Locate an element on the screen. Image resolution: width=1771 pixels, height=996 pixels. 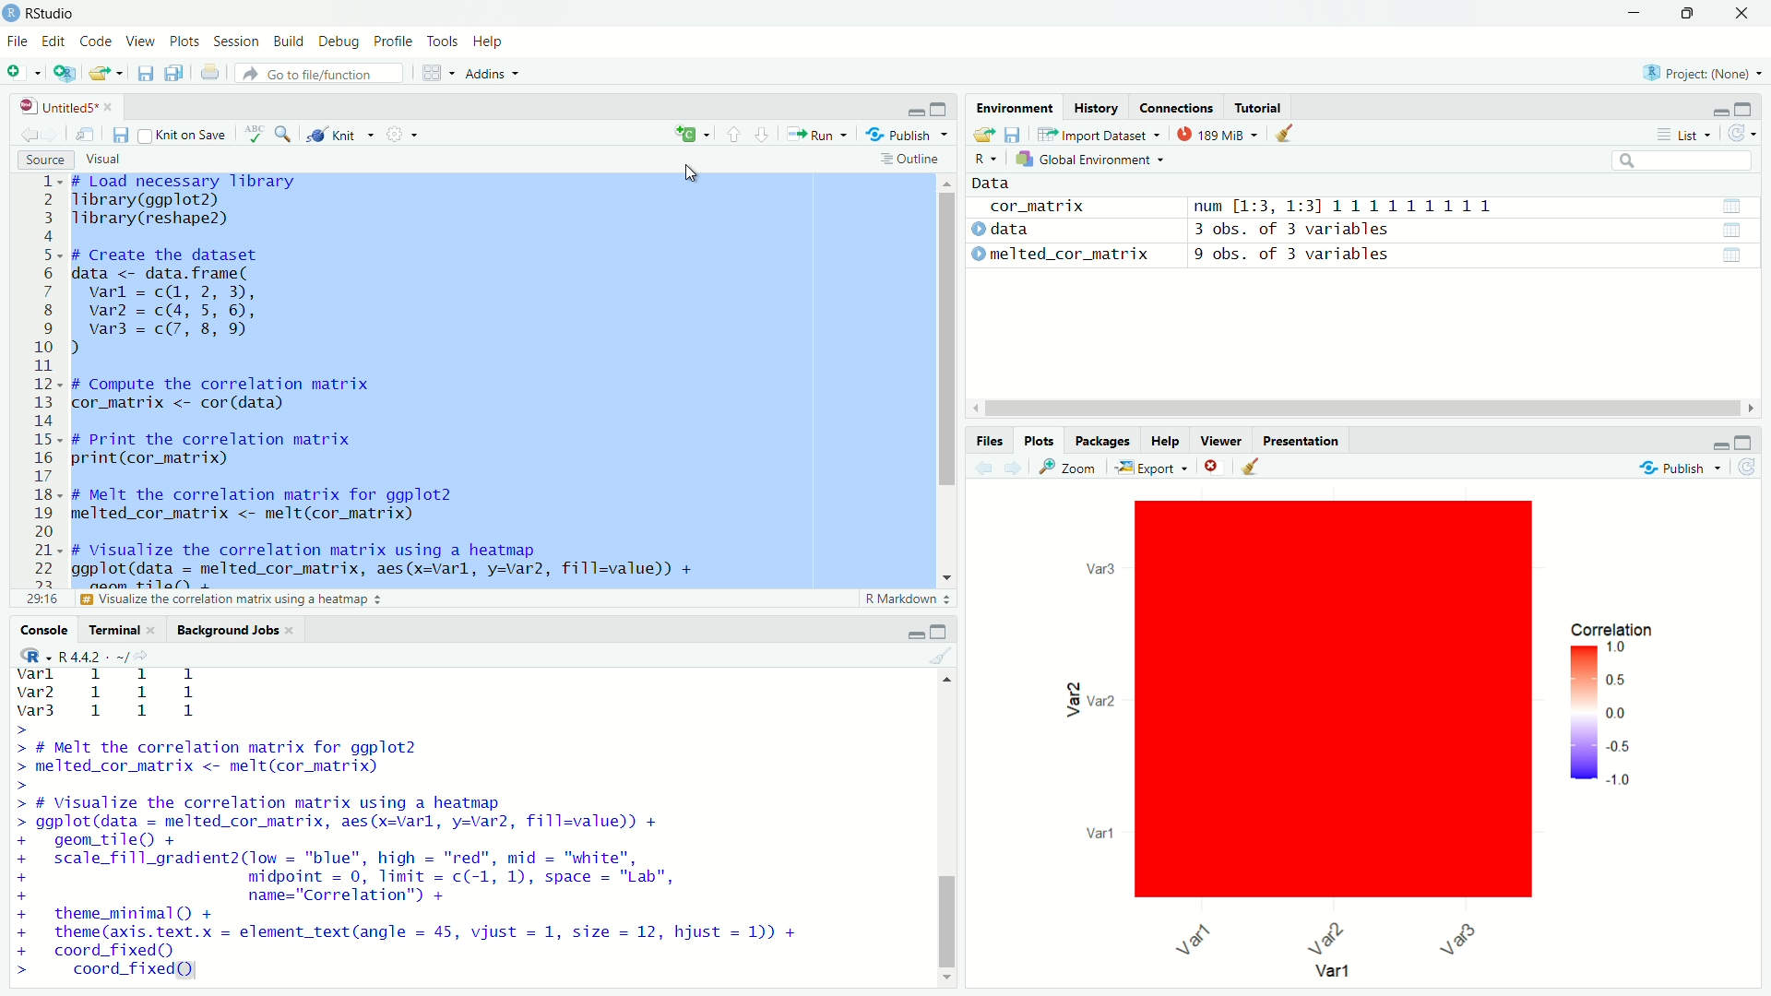
open an existing file is located at coordinates (105, 73).